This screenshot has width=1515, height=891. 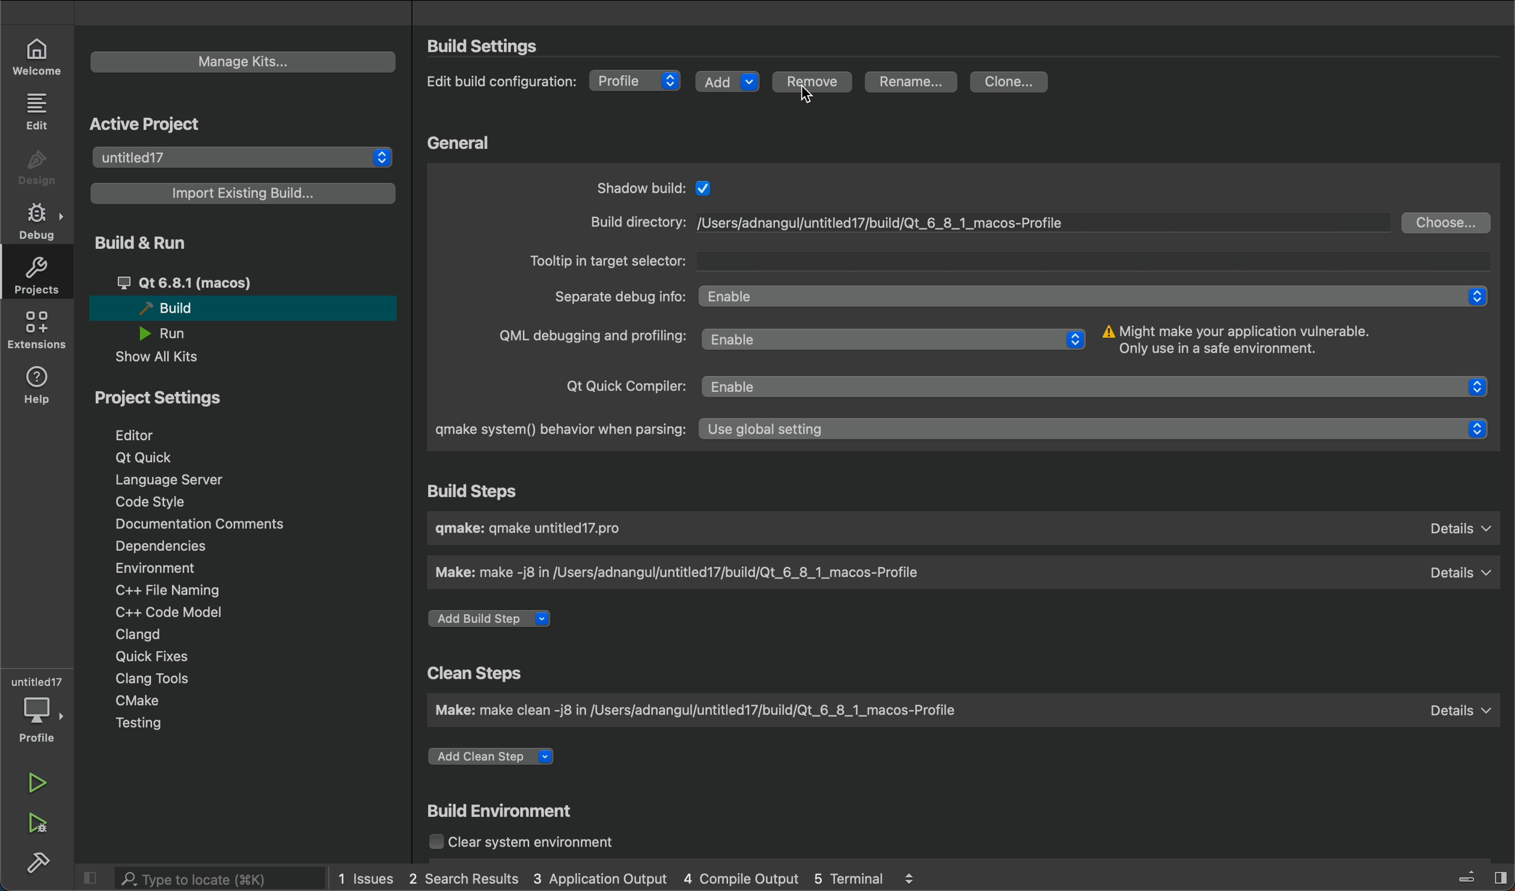 What do you see at coordinates (689, 574) in the screenshot?
I see `make` at bounding box center [689, 574].